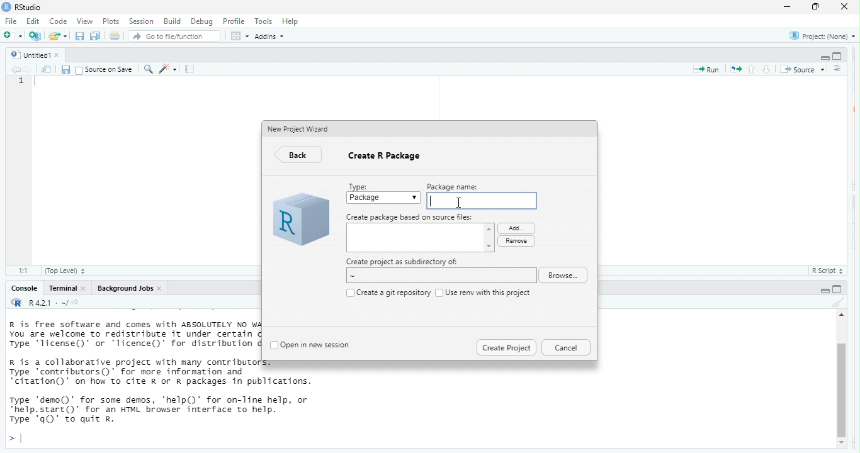 The height and width of the screenshot is (453, 860). What do you see at coordinates (38, 84) in the screenshot?
I see `typing cursor` at bounding box center [38, 84].